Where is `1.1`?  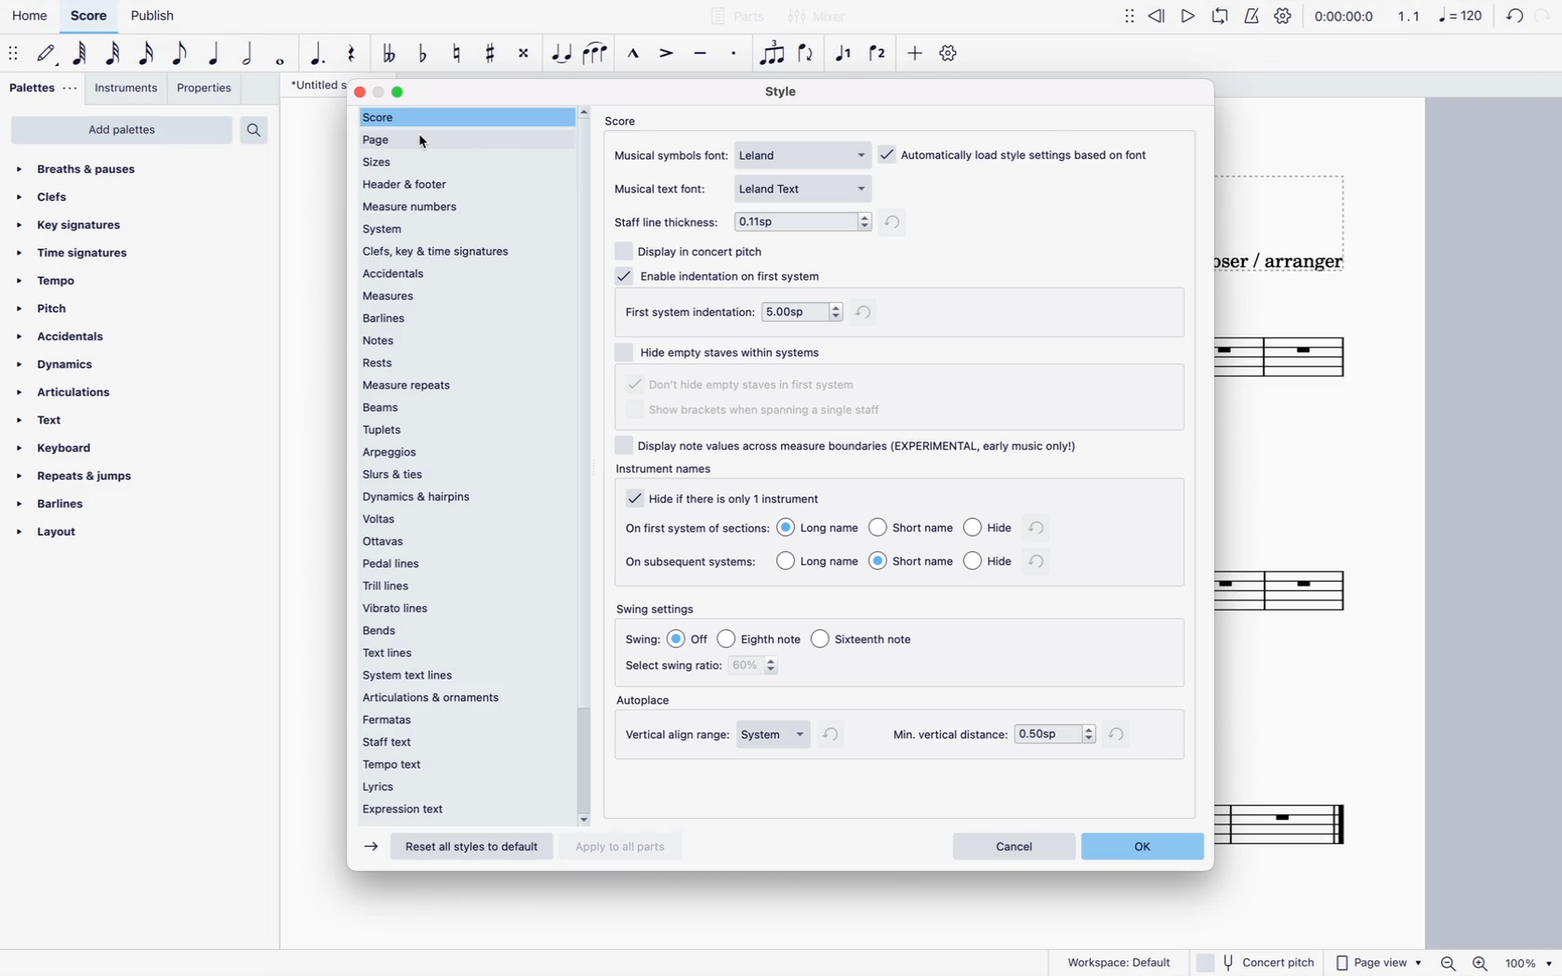 1.1 is located at coordinates (1410, 17).